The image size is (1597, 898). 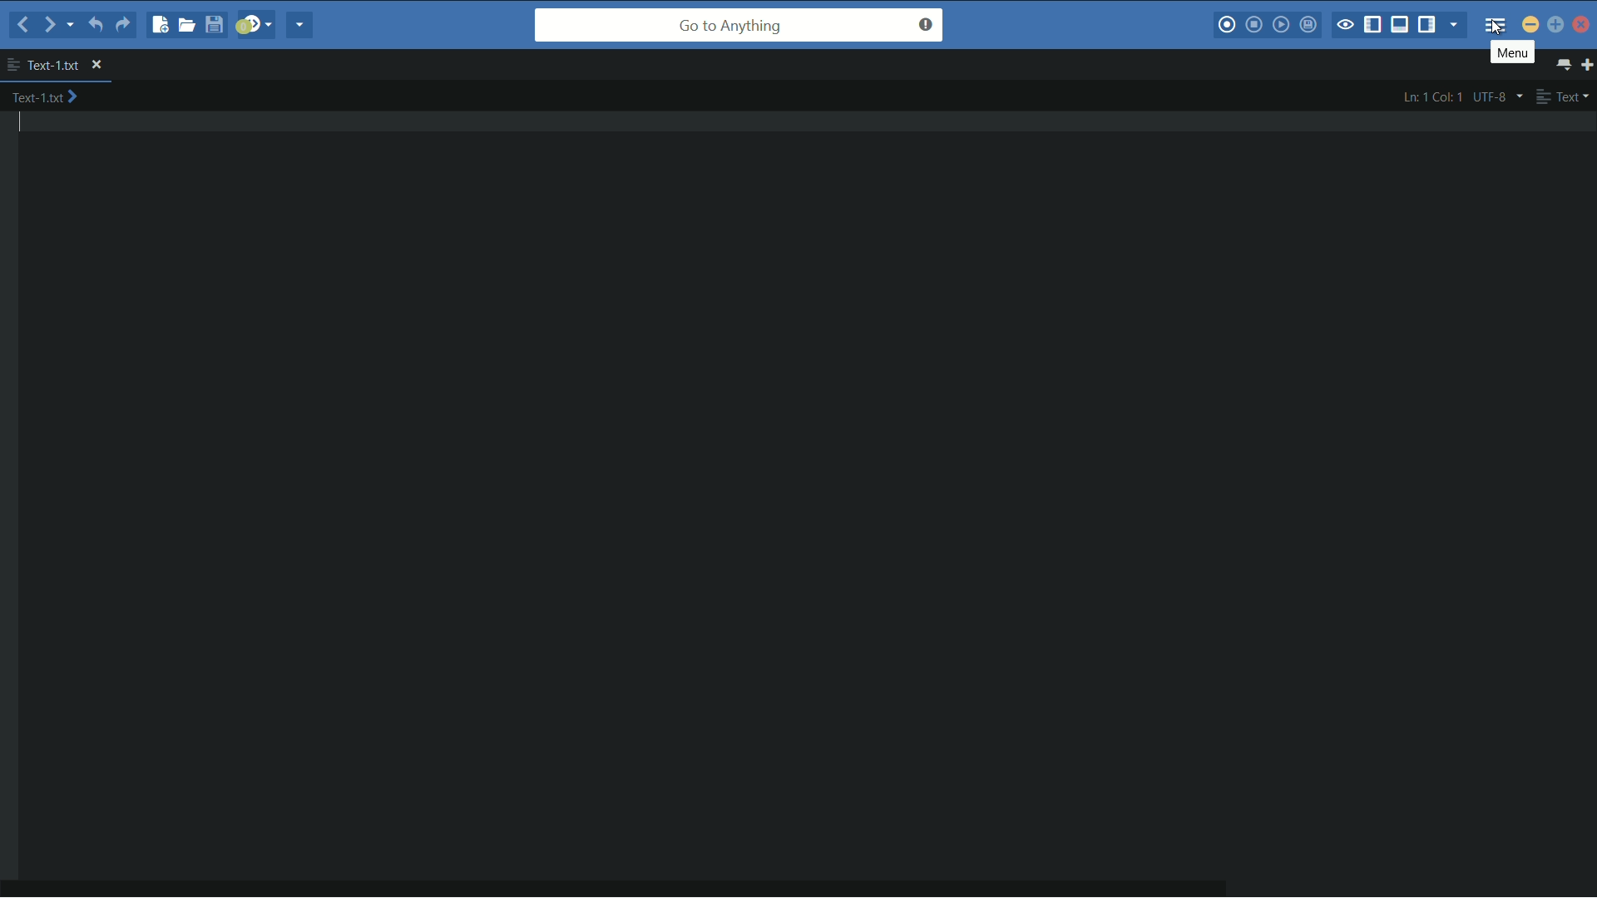 I want to click on save file, so click(x=212, y=27).